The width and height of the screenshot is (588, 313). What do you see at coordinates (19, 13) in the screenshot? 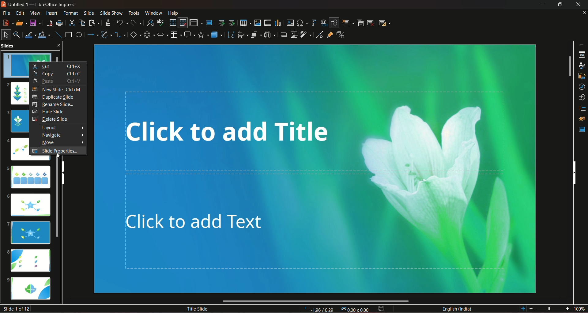
I see `edit` at bounding box center [19, 13].